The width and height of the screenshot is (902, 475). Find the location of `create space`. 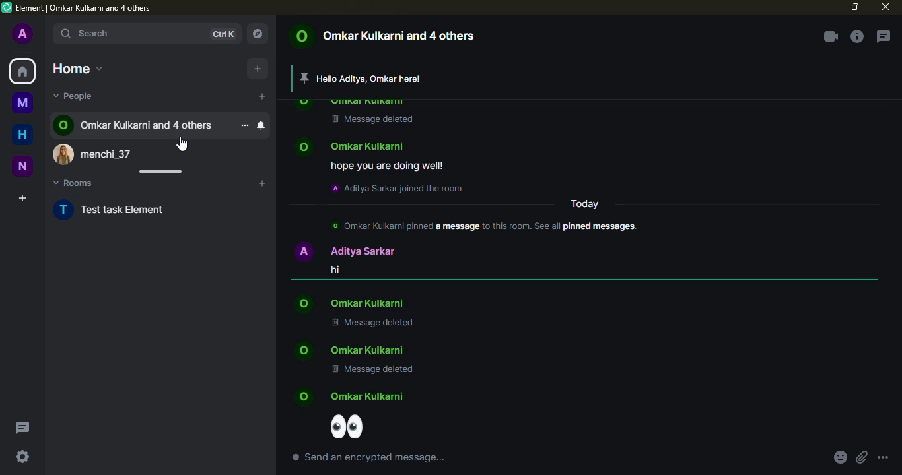

create space is located at coordinates (22, 198).